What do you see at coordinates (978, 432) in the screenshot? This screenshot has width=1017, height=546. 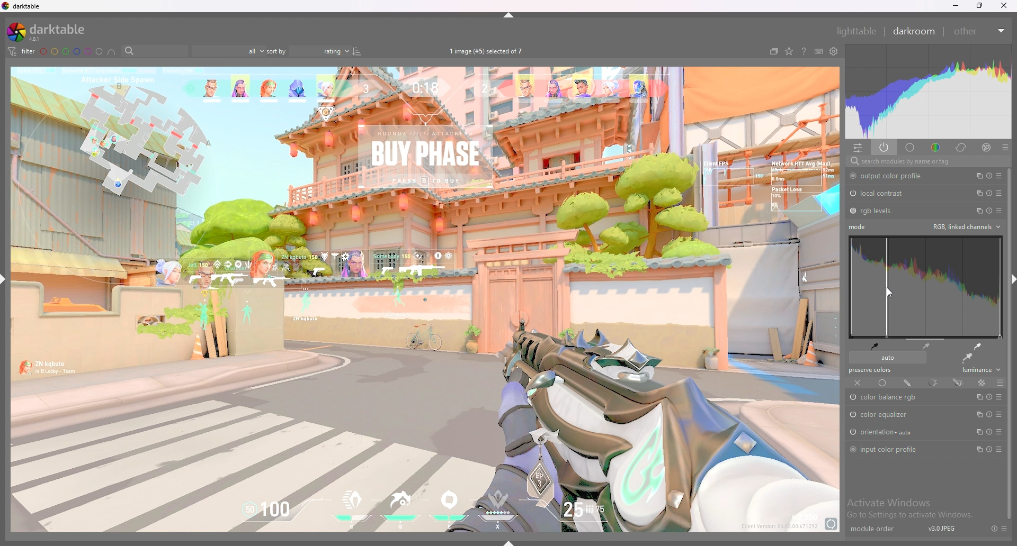 I see `multiple instances action` at bounding box center [978, 432].